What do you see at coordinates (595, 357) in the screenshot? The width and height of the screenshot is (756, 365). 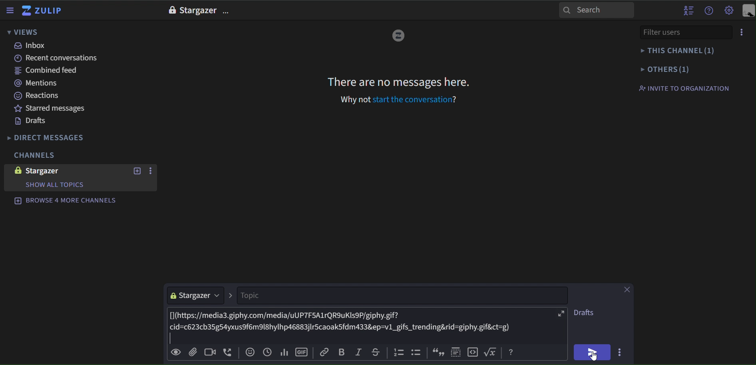 I see `cursor` at bounding box center [595, 357].